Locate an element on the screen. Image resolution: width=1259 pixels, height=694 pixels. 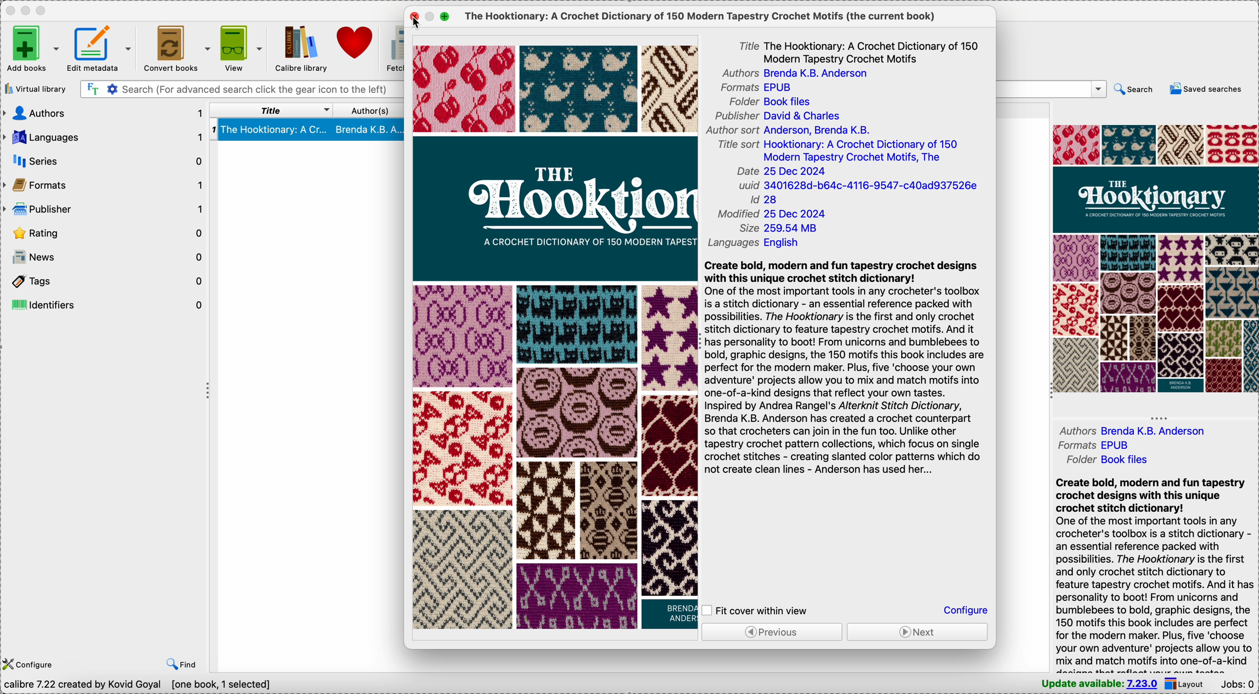
languages is located at coordinates (752, 243).